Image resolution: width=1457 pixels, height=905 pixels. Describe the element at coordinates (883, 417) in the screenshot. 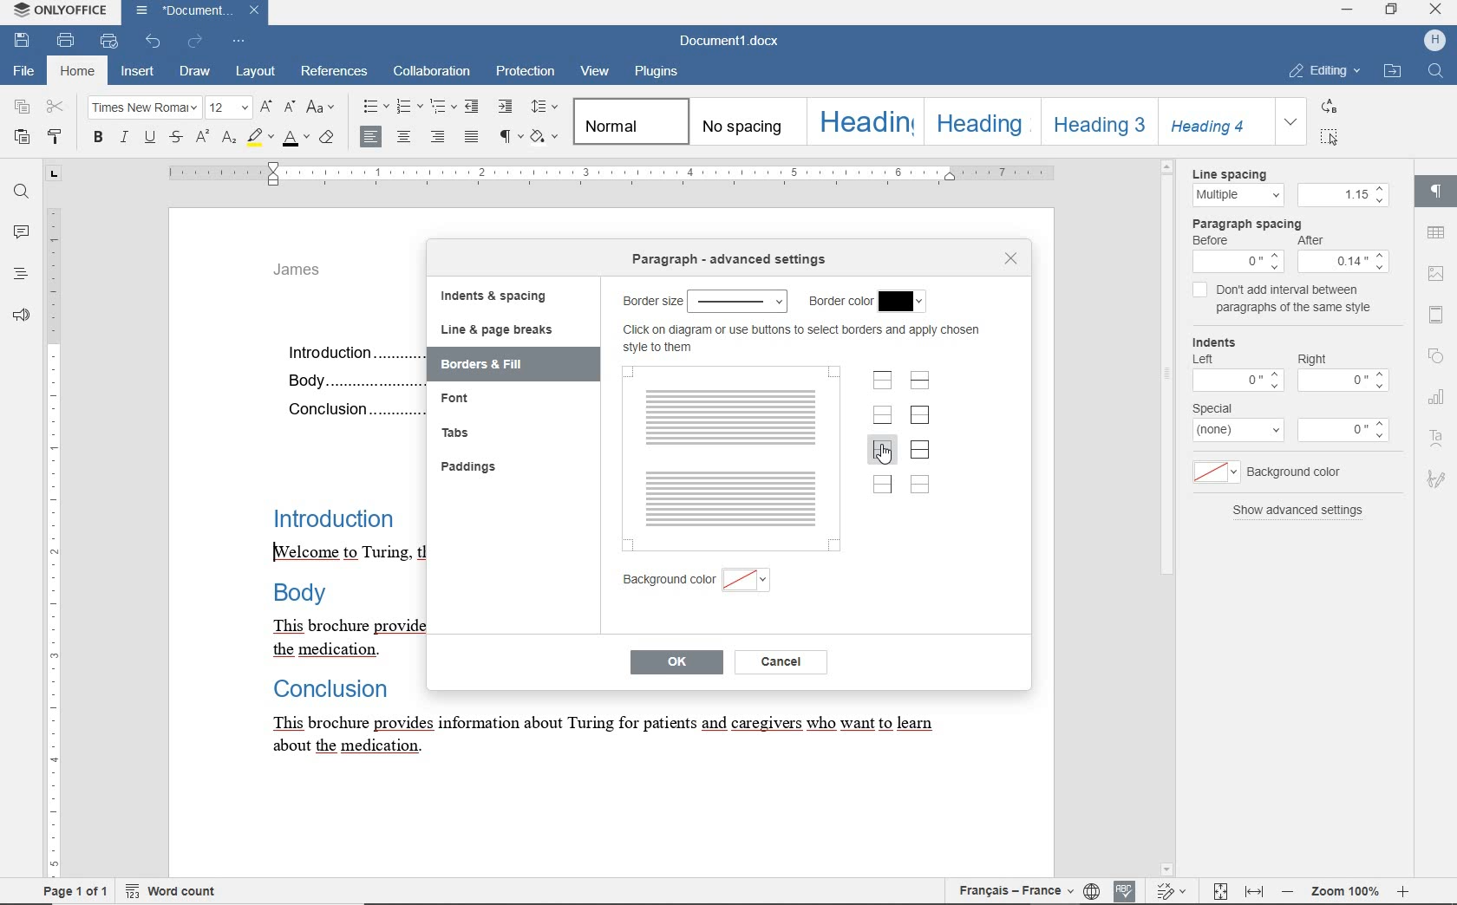

I see `set bottom order only` at that location.